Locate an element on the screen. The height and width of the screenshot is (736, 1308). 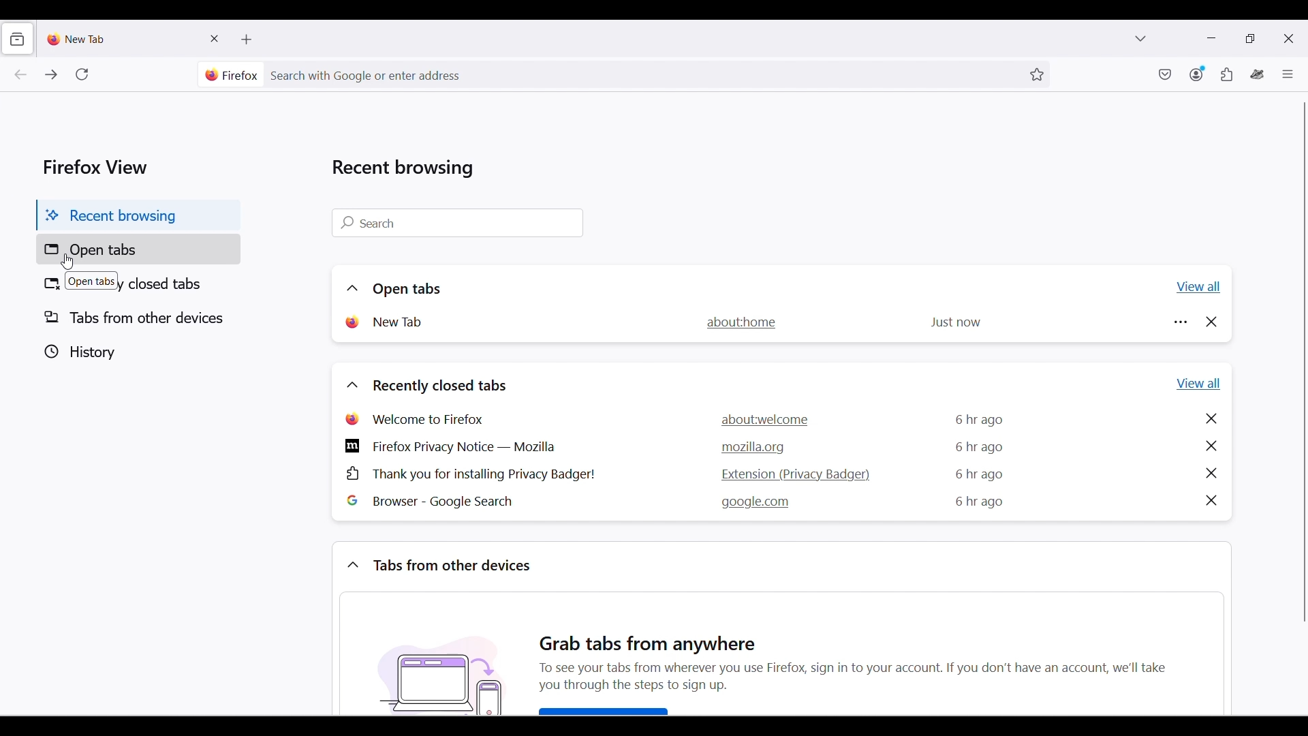
mozilla.org is located at coordinates (753, 448).